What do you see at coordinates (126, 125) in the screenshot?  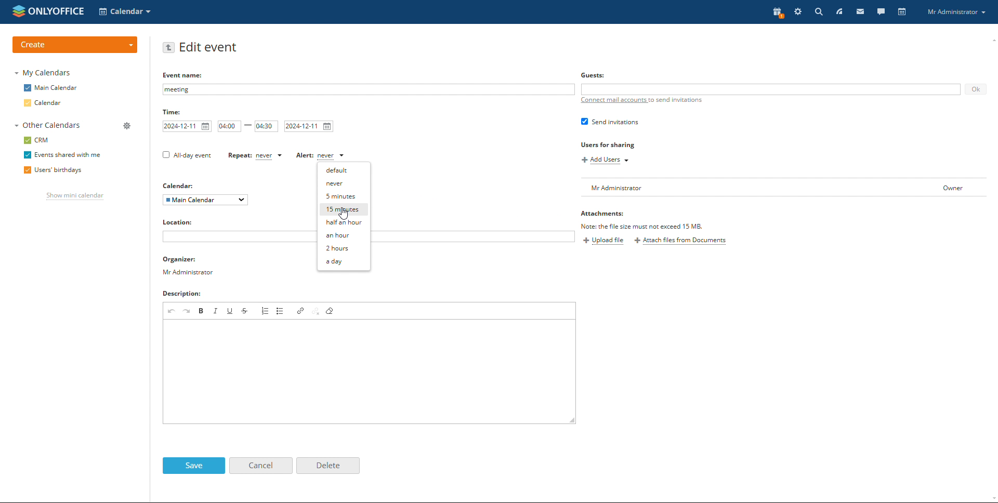 I see `manage` at bounding box center [126, 125].